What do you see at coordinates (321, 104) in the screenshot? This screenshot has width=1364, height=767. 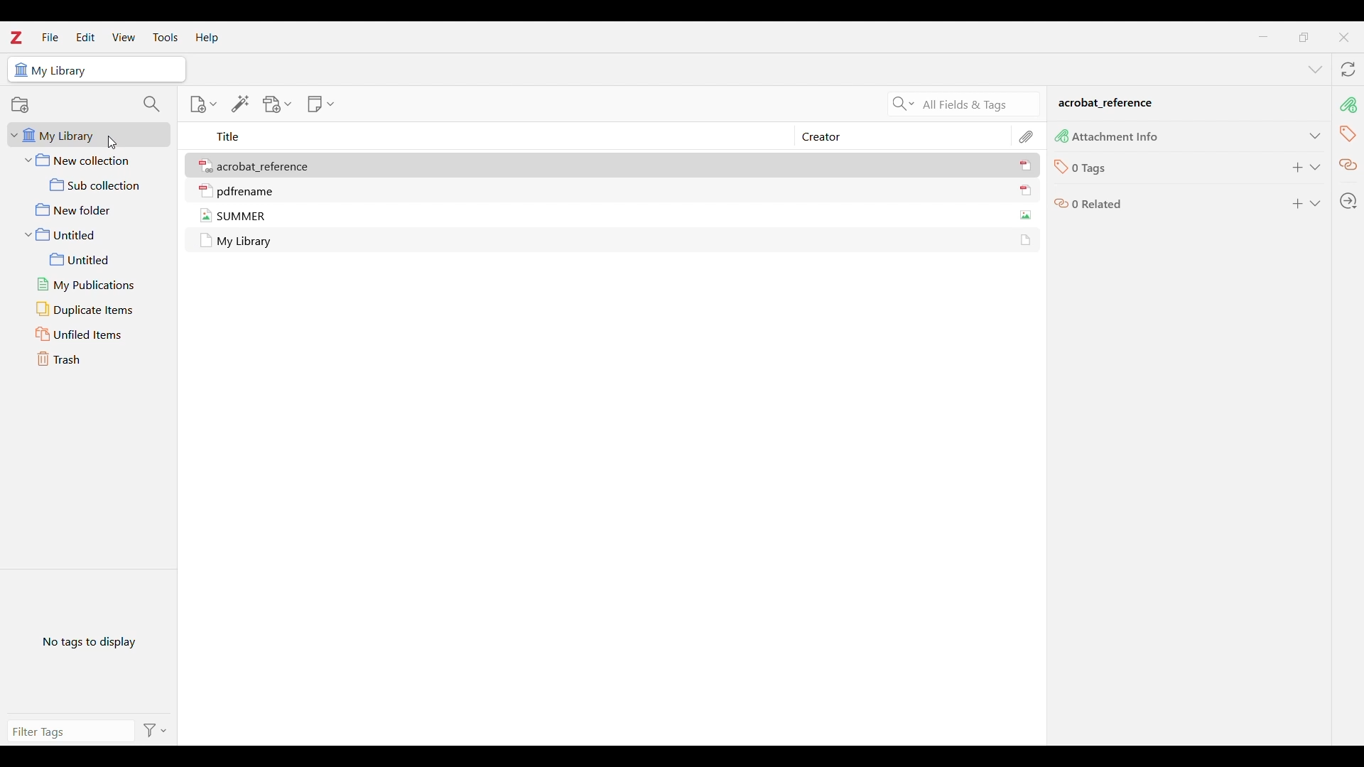 I see `New note options` at bounding box center [321, 104].